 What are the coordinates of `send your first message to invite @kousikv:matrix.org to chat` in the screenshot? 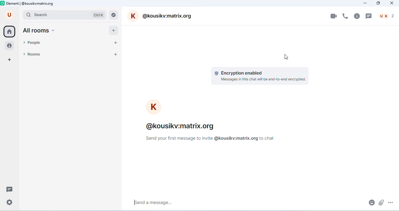 It's located at (211, 139).